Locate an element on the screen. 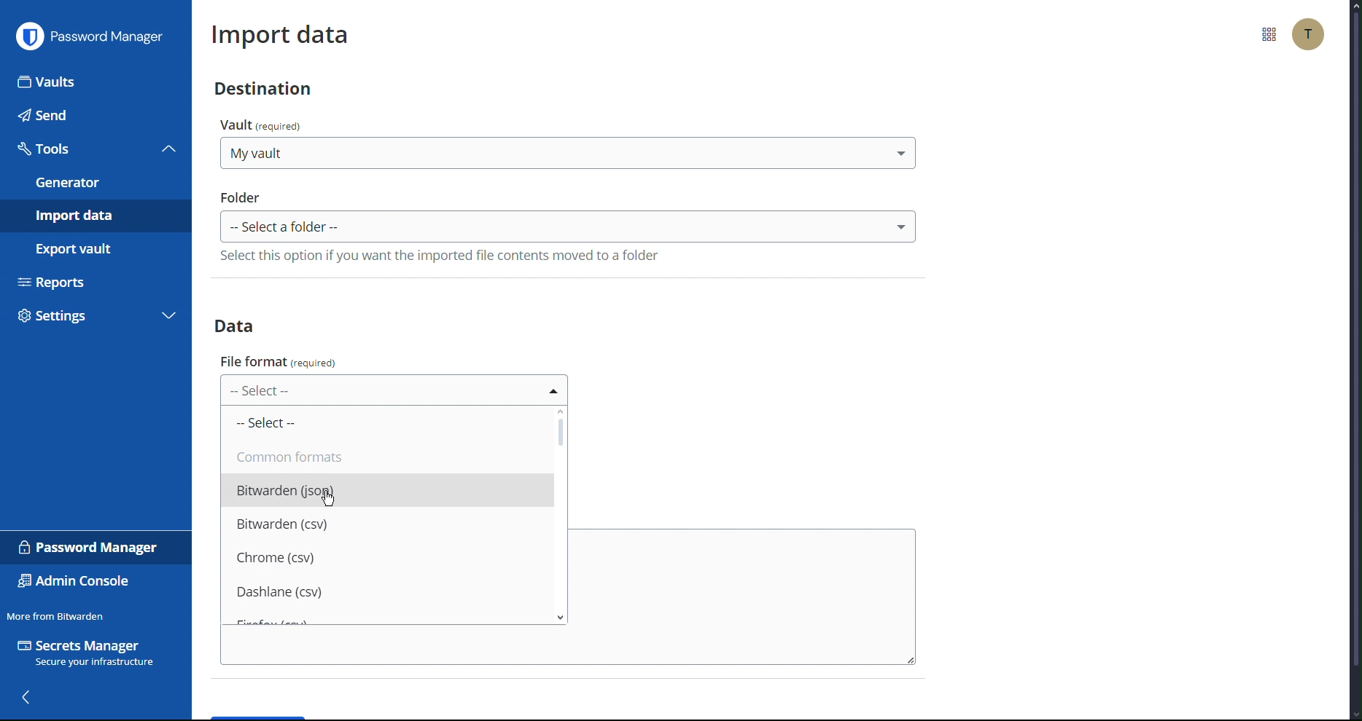  scroll up is located at coordinates (563, 412).